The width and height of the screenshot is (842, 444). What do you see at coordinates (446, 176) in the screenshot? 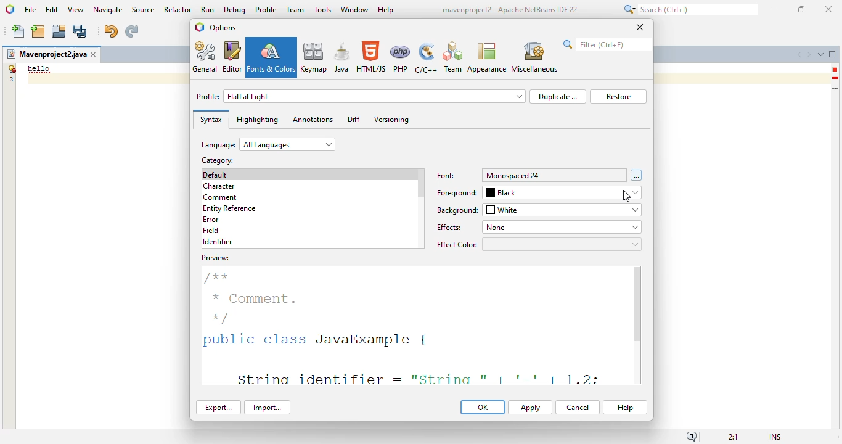
I see `font` at bounding box center [446, 176].